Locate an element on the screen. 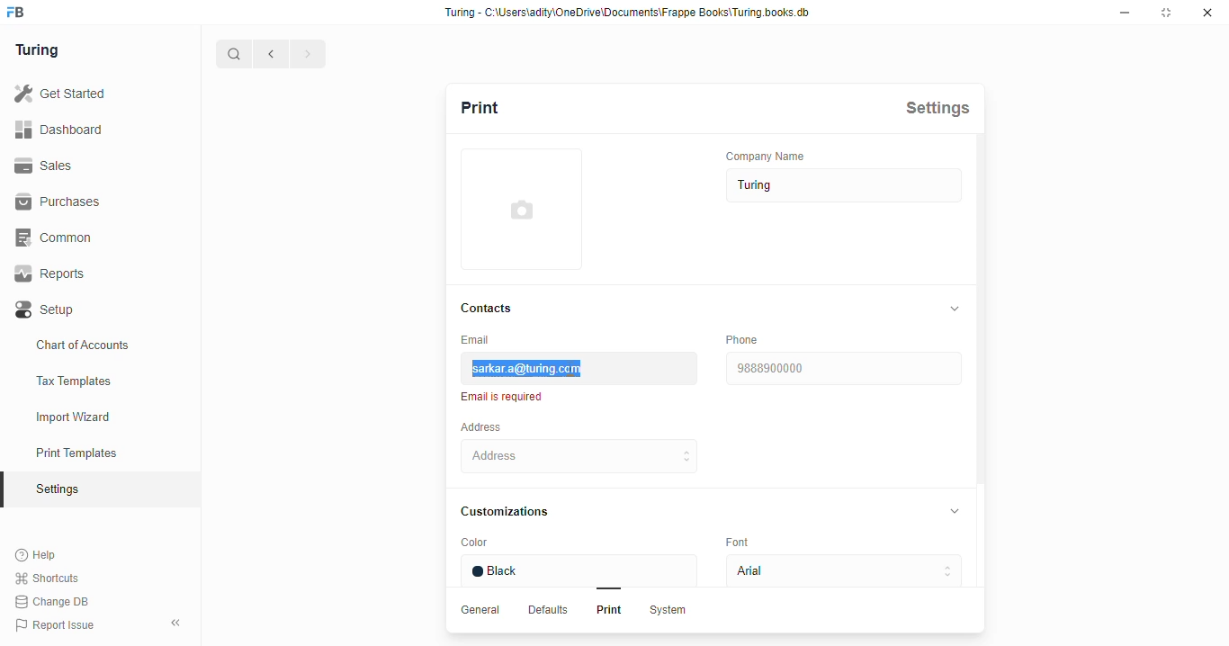 The image size is (1229, 646). Print Templates is located at coordinates (95, 453).